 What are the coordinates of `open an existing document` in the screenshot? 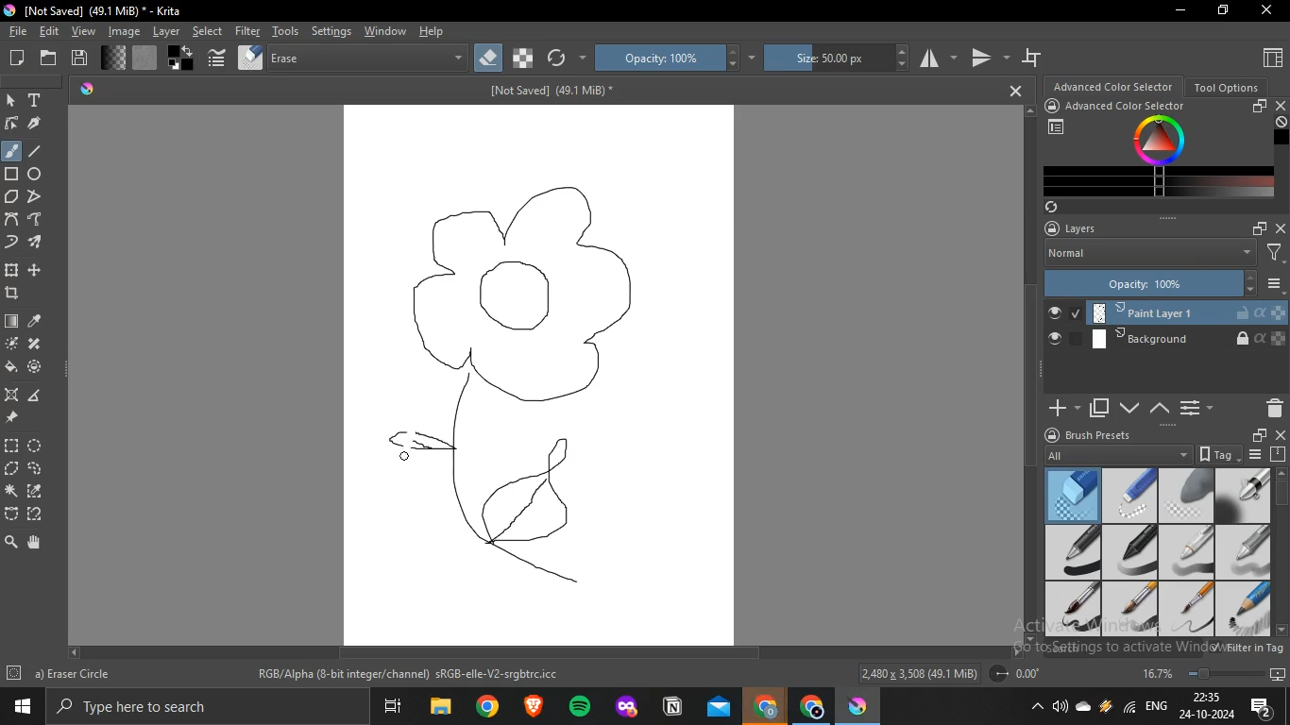 It's located at (51, 58).